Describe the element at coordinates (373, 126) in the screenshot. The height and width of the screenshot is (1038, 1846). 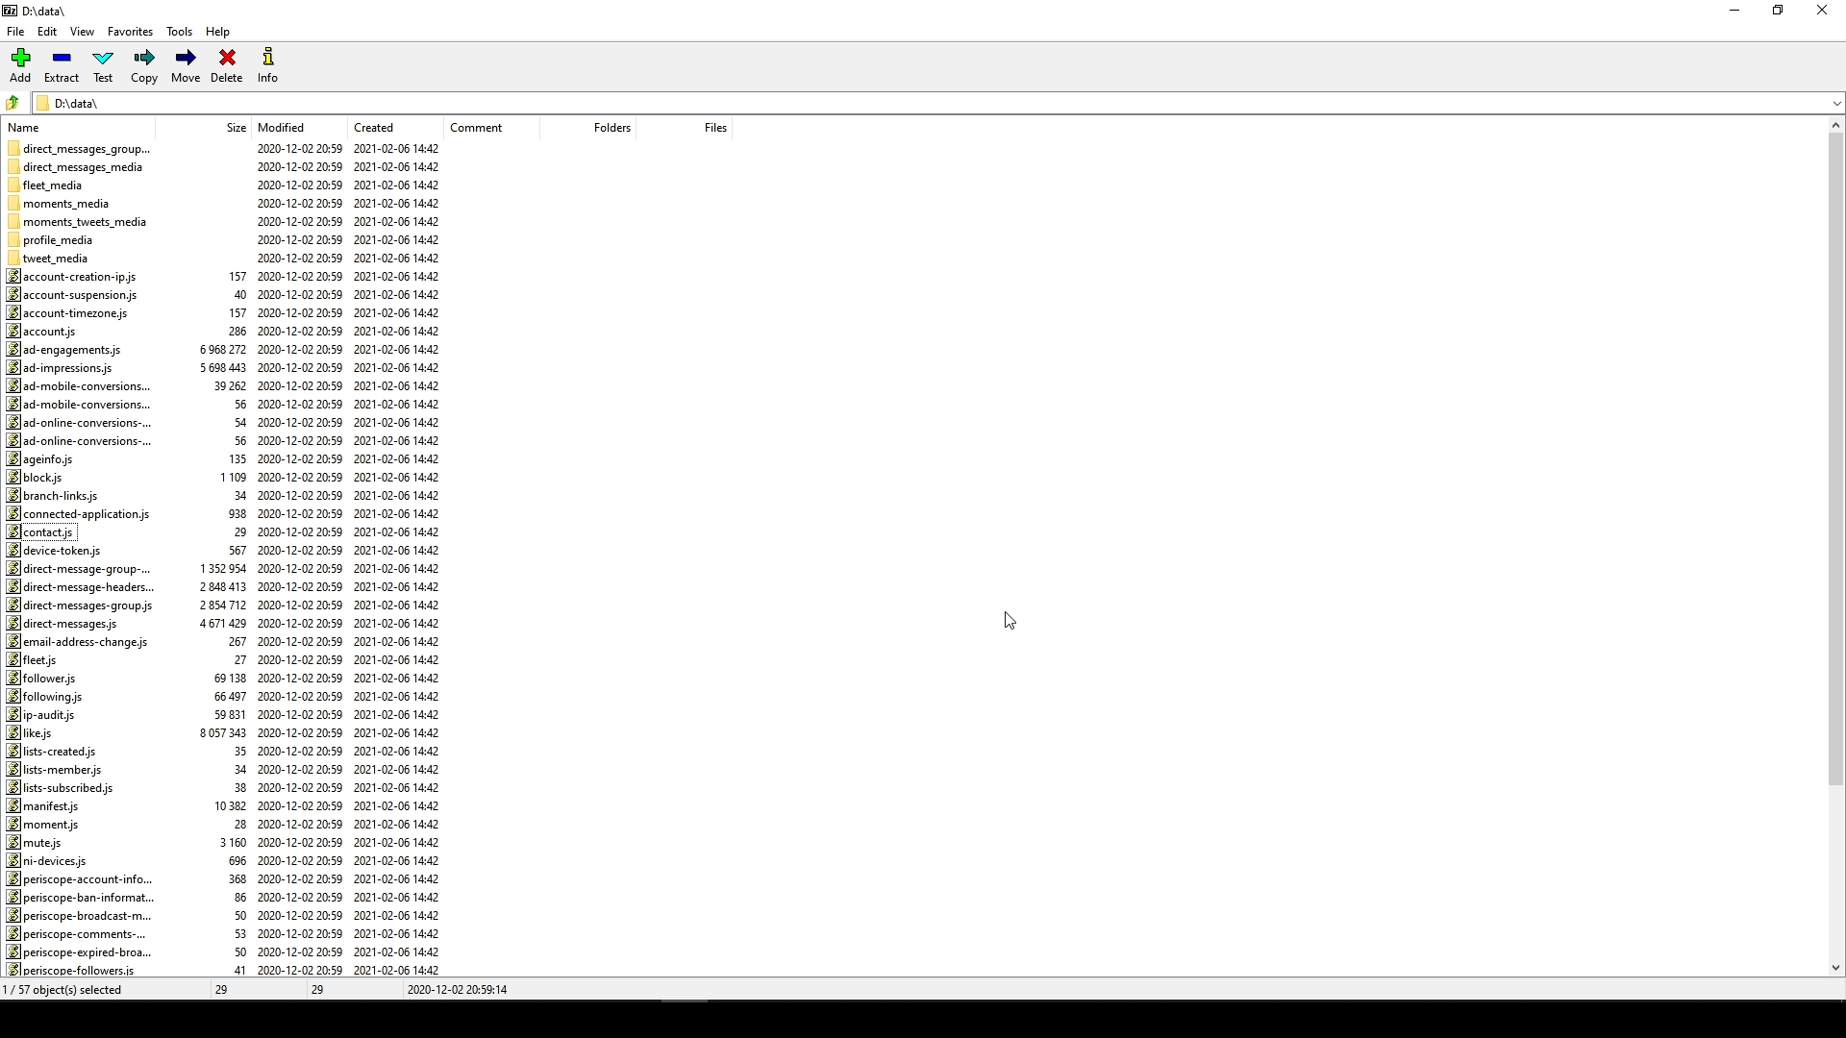
I see `created` at that location.